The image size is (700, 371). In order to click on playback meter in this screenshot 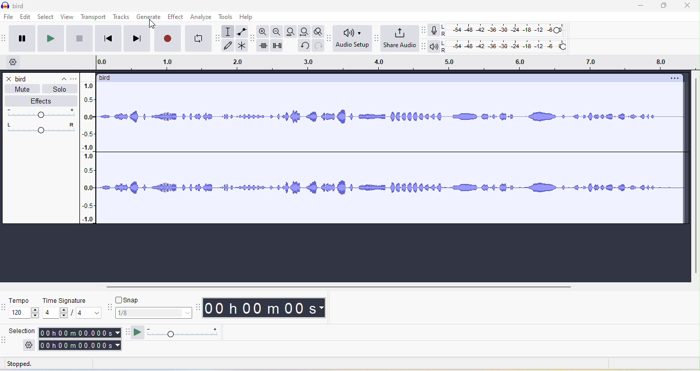, I will do `click(436, 48)`.